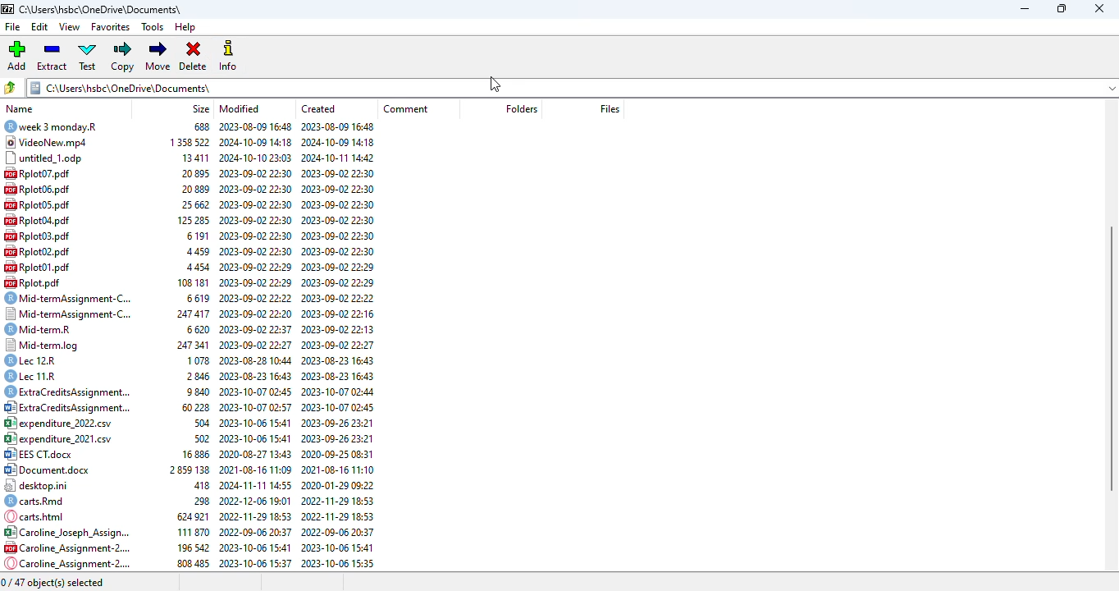 The width and height of the screenshot is (1119, 591). Describe the element at coordinates (255, 532) in the screenshot. I see `2022-09-06 20:37` at that location.